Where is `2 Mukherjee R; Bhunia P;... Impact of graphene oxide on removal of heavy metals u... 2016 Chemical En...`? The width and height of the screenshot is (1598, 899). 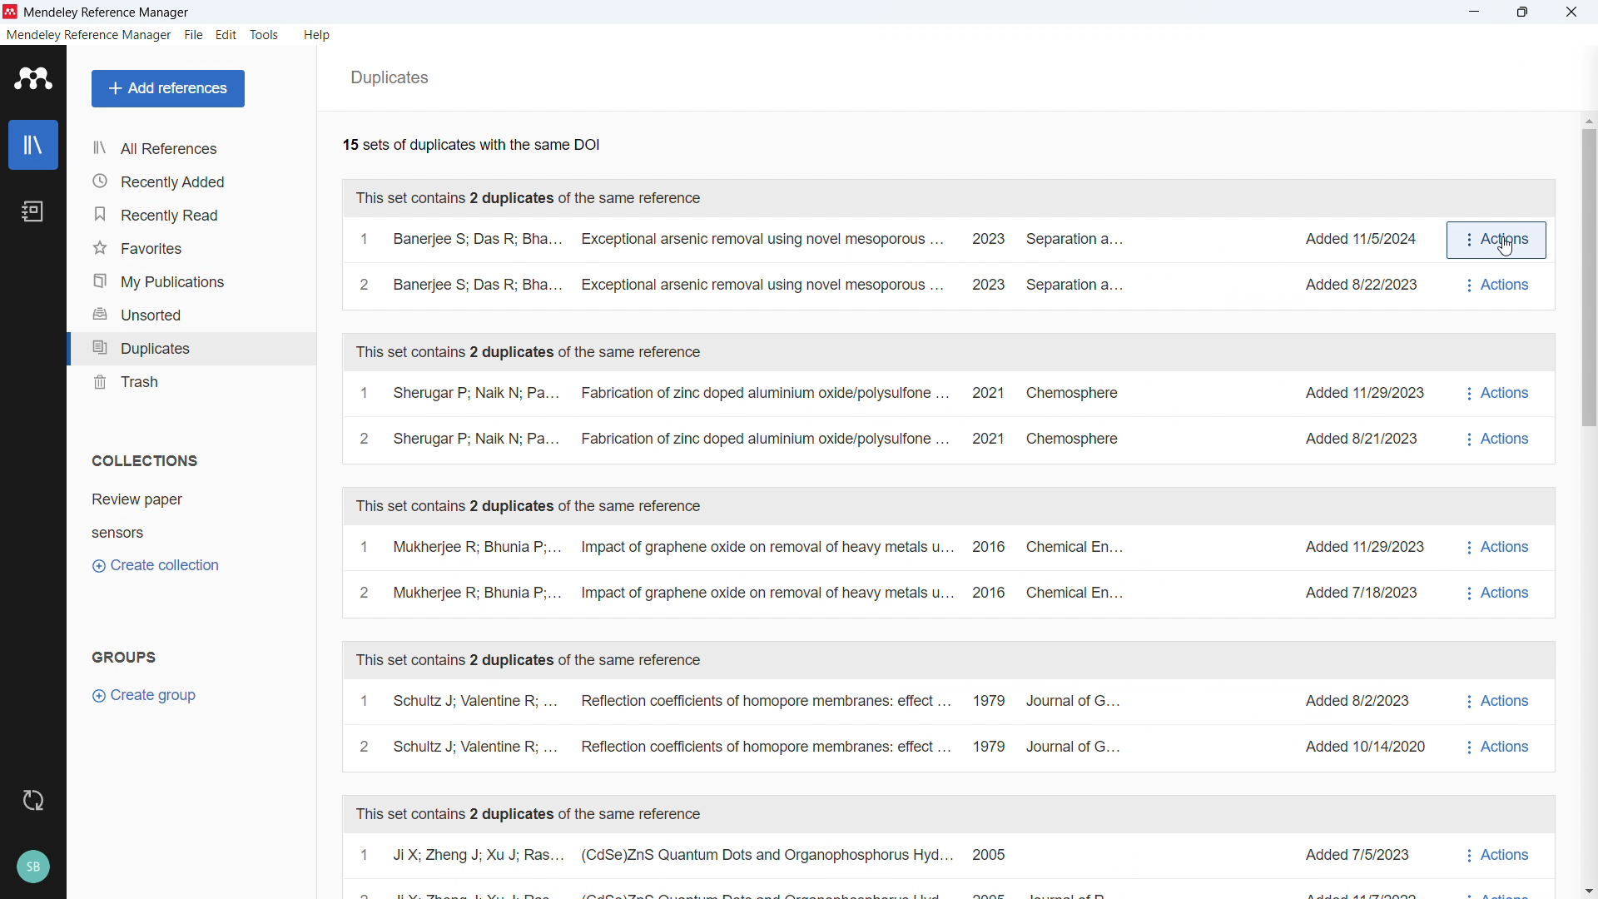
2 Mukherjee R; Bhunia P;... Impact of graphene oxide on removal of heavy metals u... 2016 Chemical En... is located at coordinates (737, 594).